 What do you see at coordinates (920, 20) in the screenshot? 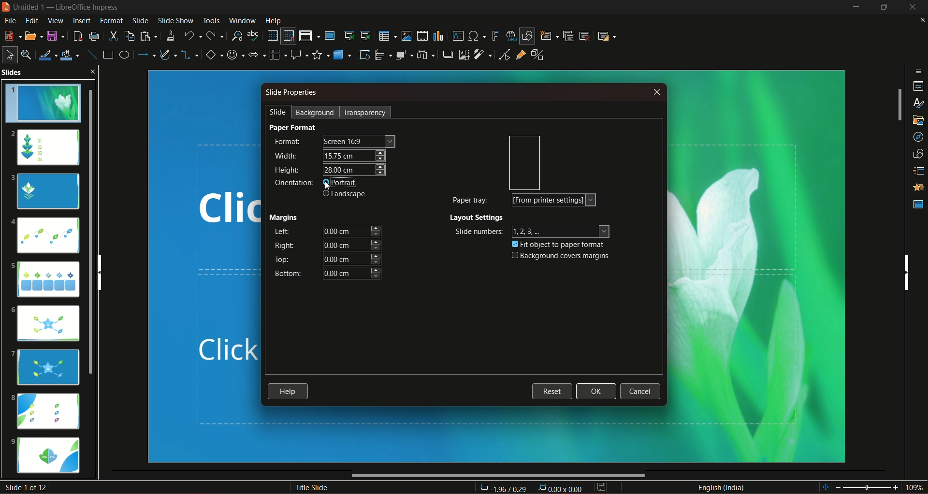
I see `close` at bounding box center [920, 20].